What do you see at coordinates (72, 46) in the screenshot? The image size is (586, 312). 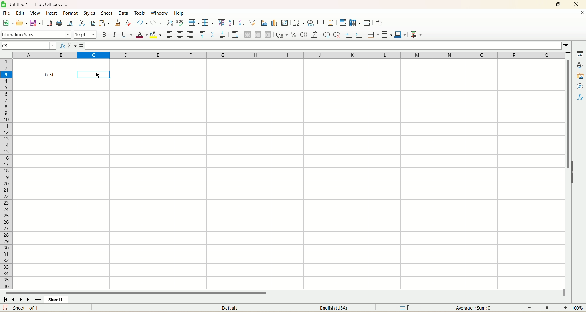 I see `select function` at bounding box center [72, 46].